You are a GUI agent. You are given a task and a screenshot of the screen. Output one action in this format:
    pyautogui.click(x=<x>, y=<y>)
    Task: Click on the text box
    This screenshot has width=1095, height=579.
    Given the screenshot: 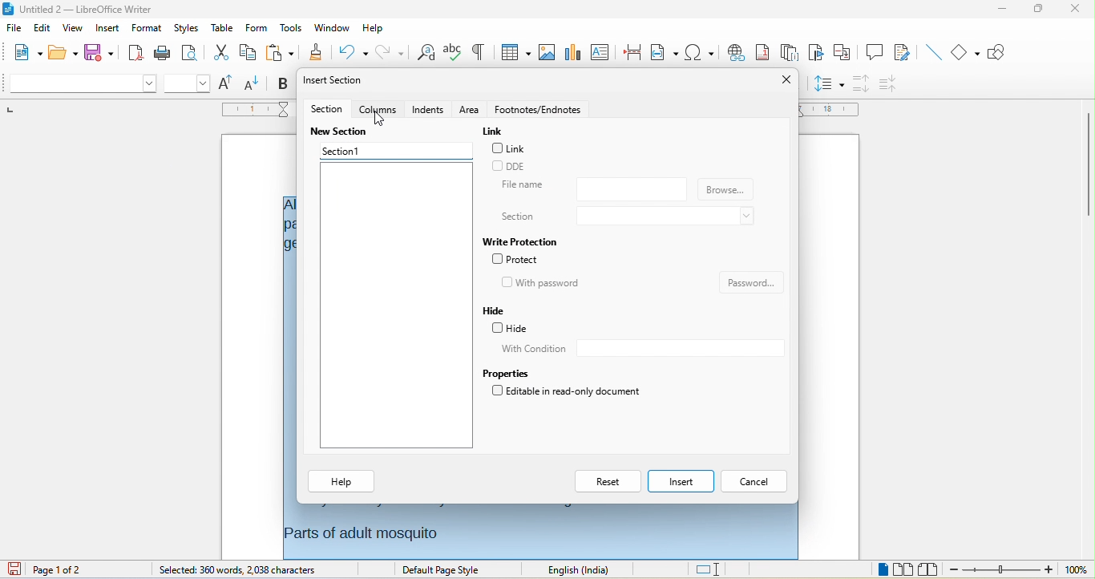 What is the action you would take?
    pyautogui.click(x=600, y=51)
    